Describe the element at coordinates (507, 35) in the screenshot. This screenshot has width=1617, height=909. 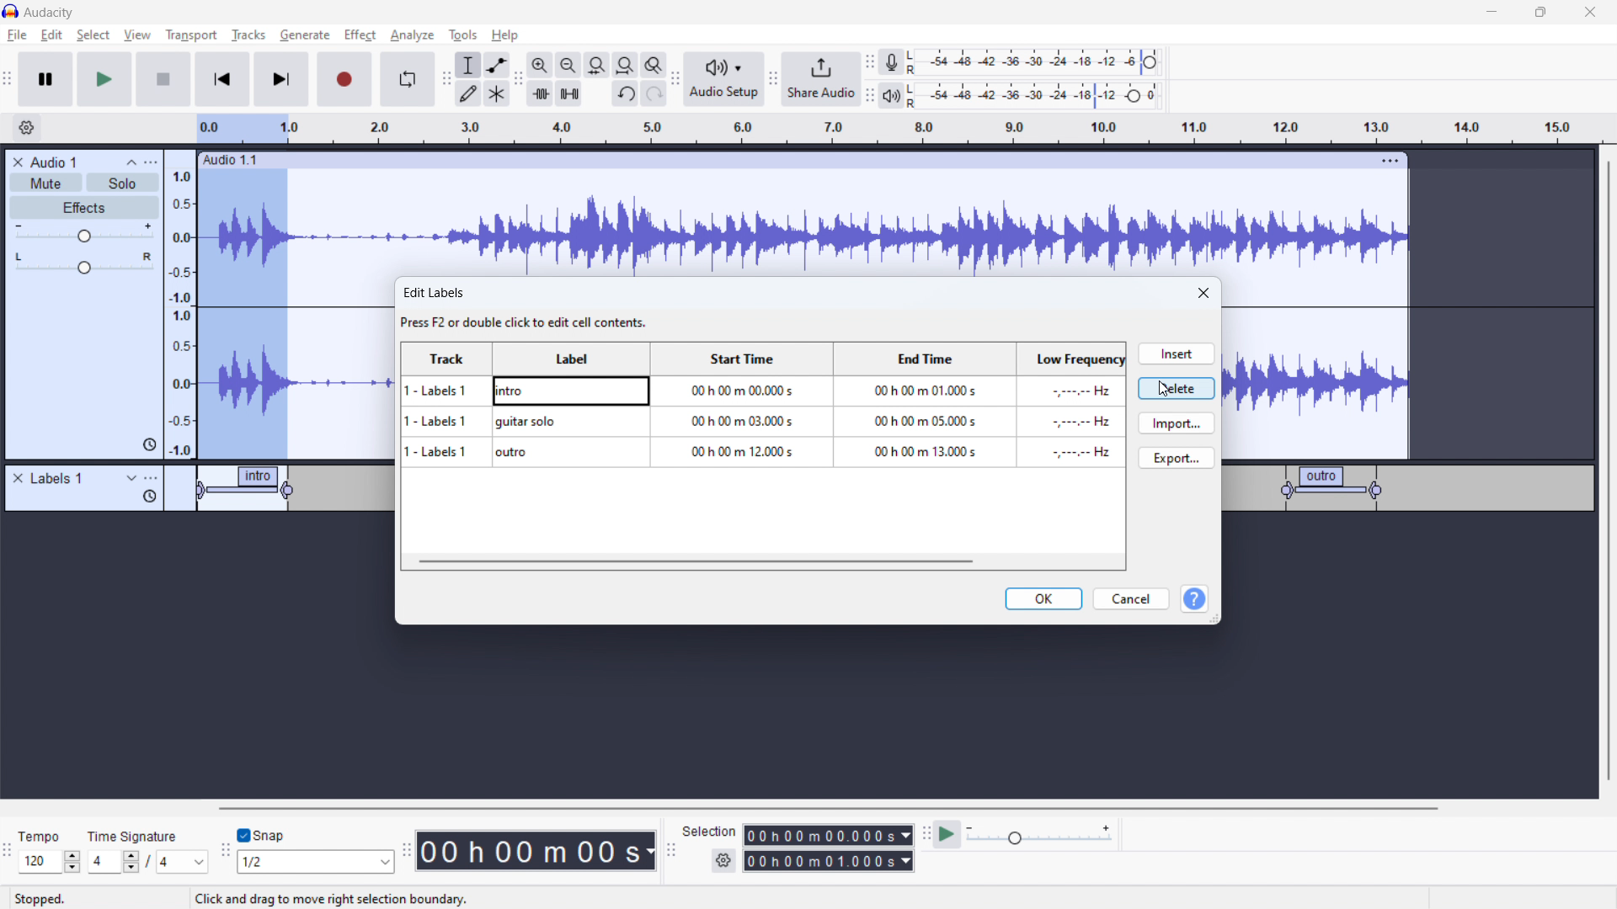
I see `help` at that location.